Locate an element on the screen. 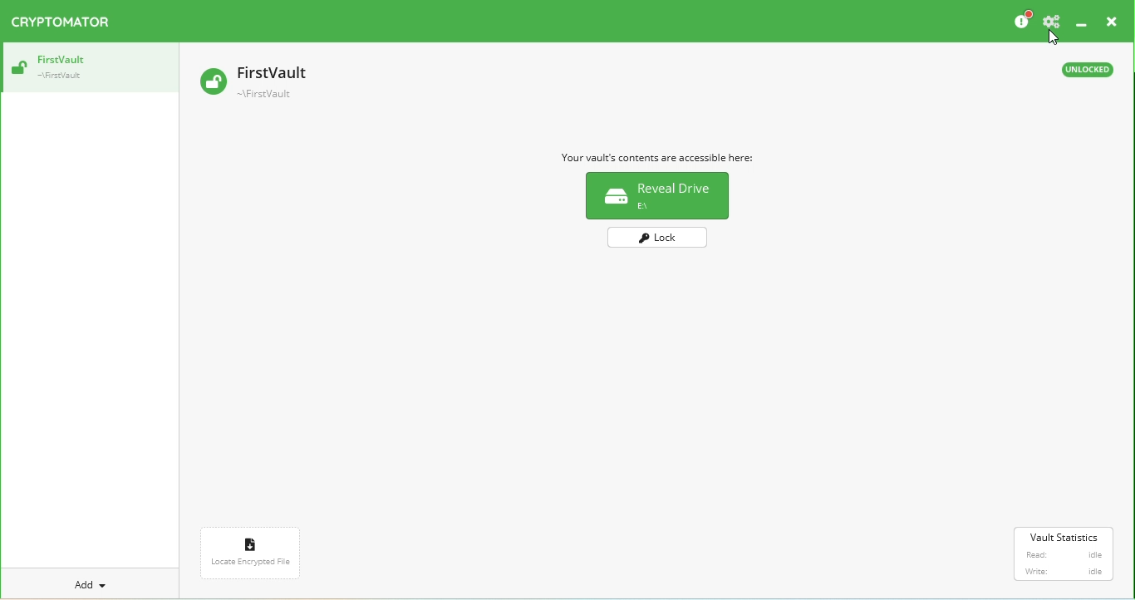 The height and width of the screenshot is (600, 1135). Close is located at coordinates (1109, 23).